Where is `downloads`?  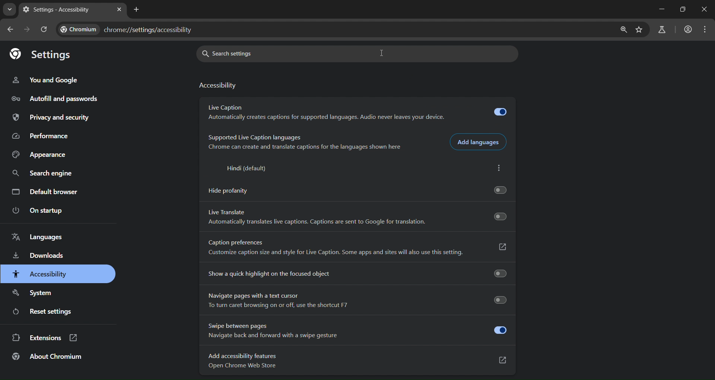
downloads is located at coordinates (39, 257).